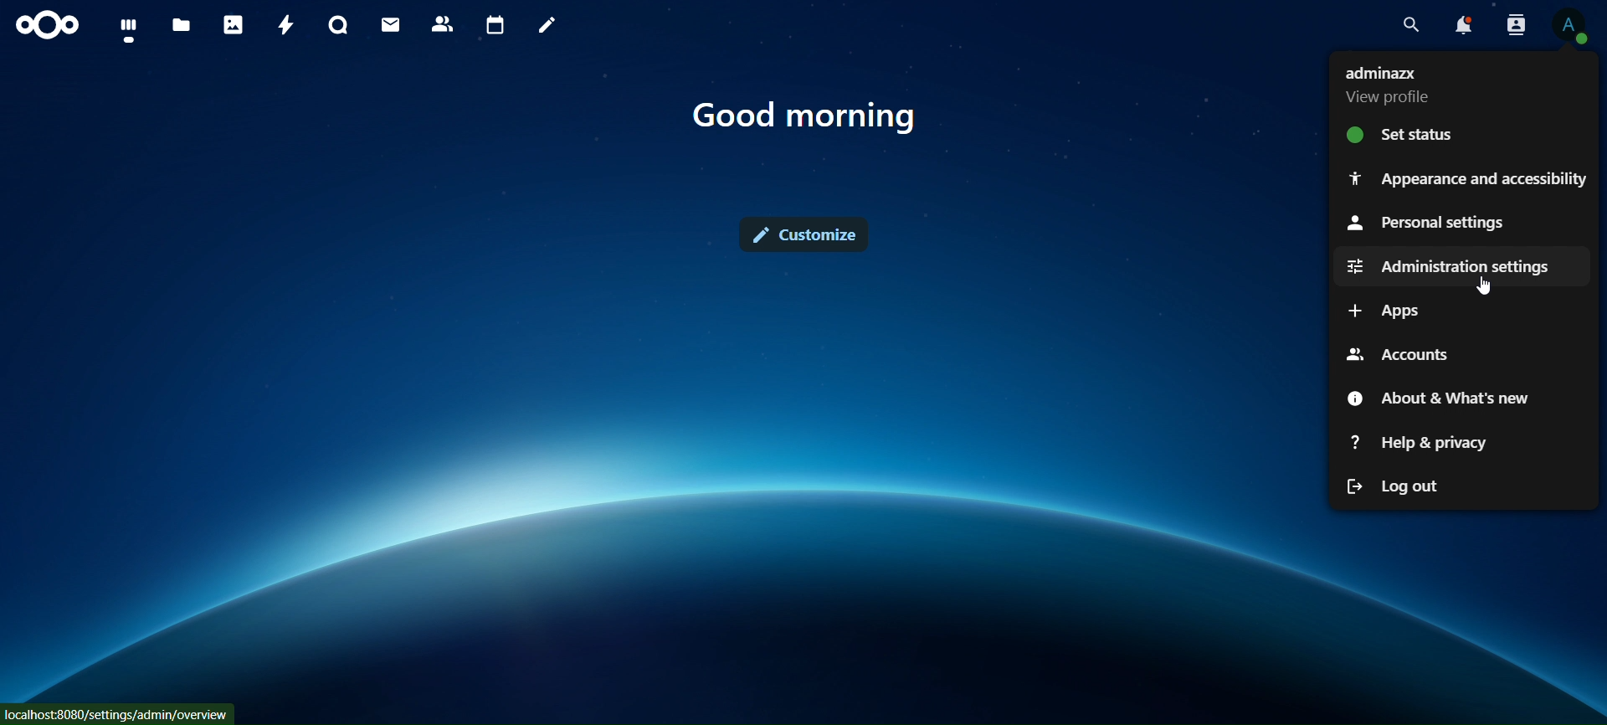 The width and height of the screenshot is (1607, 725). What do you see at coordinates (1425, 221) in the screenshot?
I see `personal settings` at bounding box center [1425, 221].